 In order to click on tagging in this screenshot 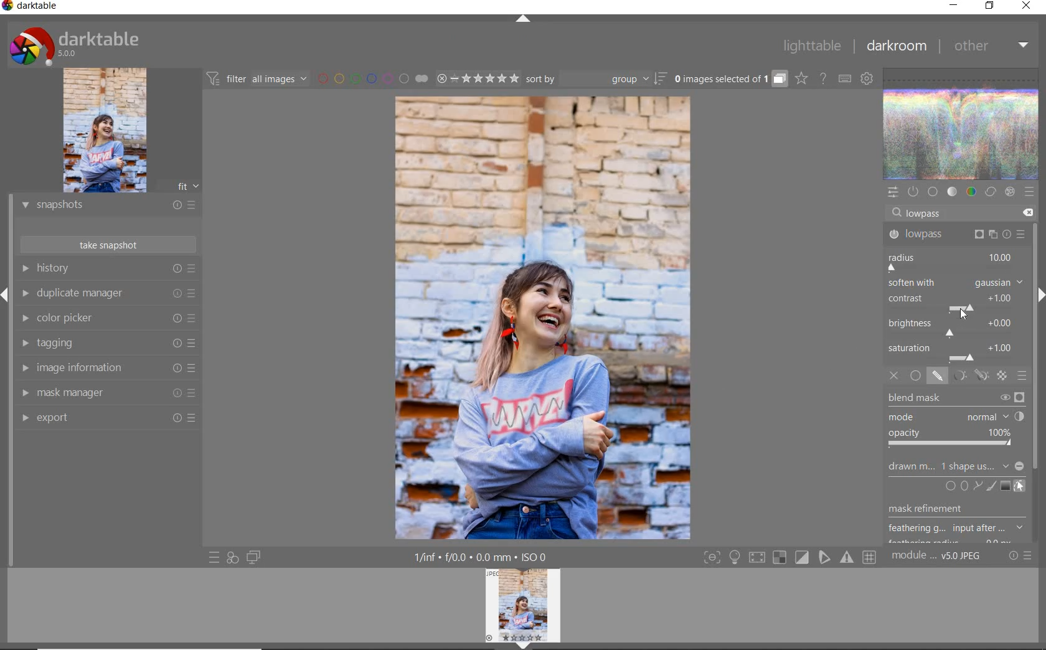, I will do `click(108, 344)`.